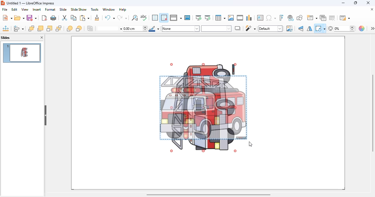  I want to click on send to back, so click(59, 28).